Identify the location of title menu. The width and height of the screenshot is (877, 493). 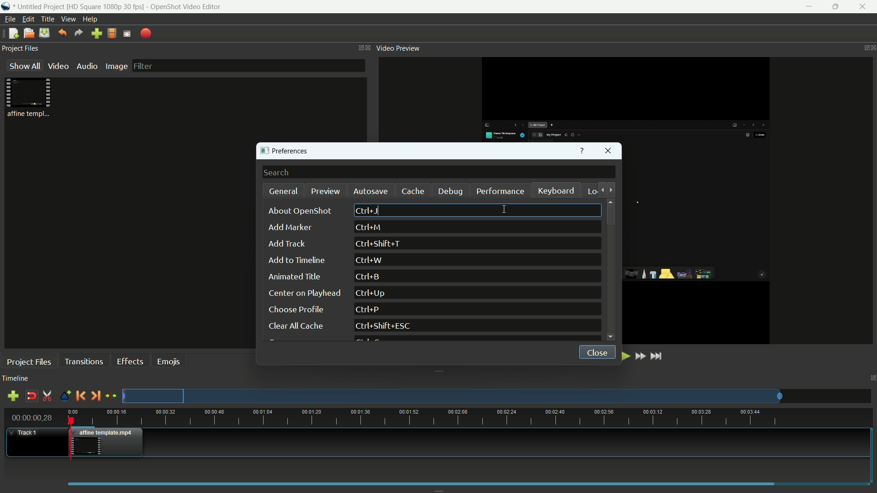
(48, 19).